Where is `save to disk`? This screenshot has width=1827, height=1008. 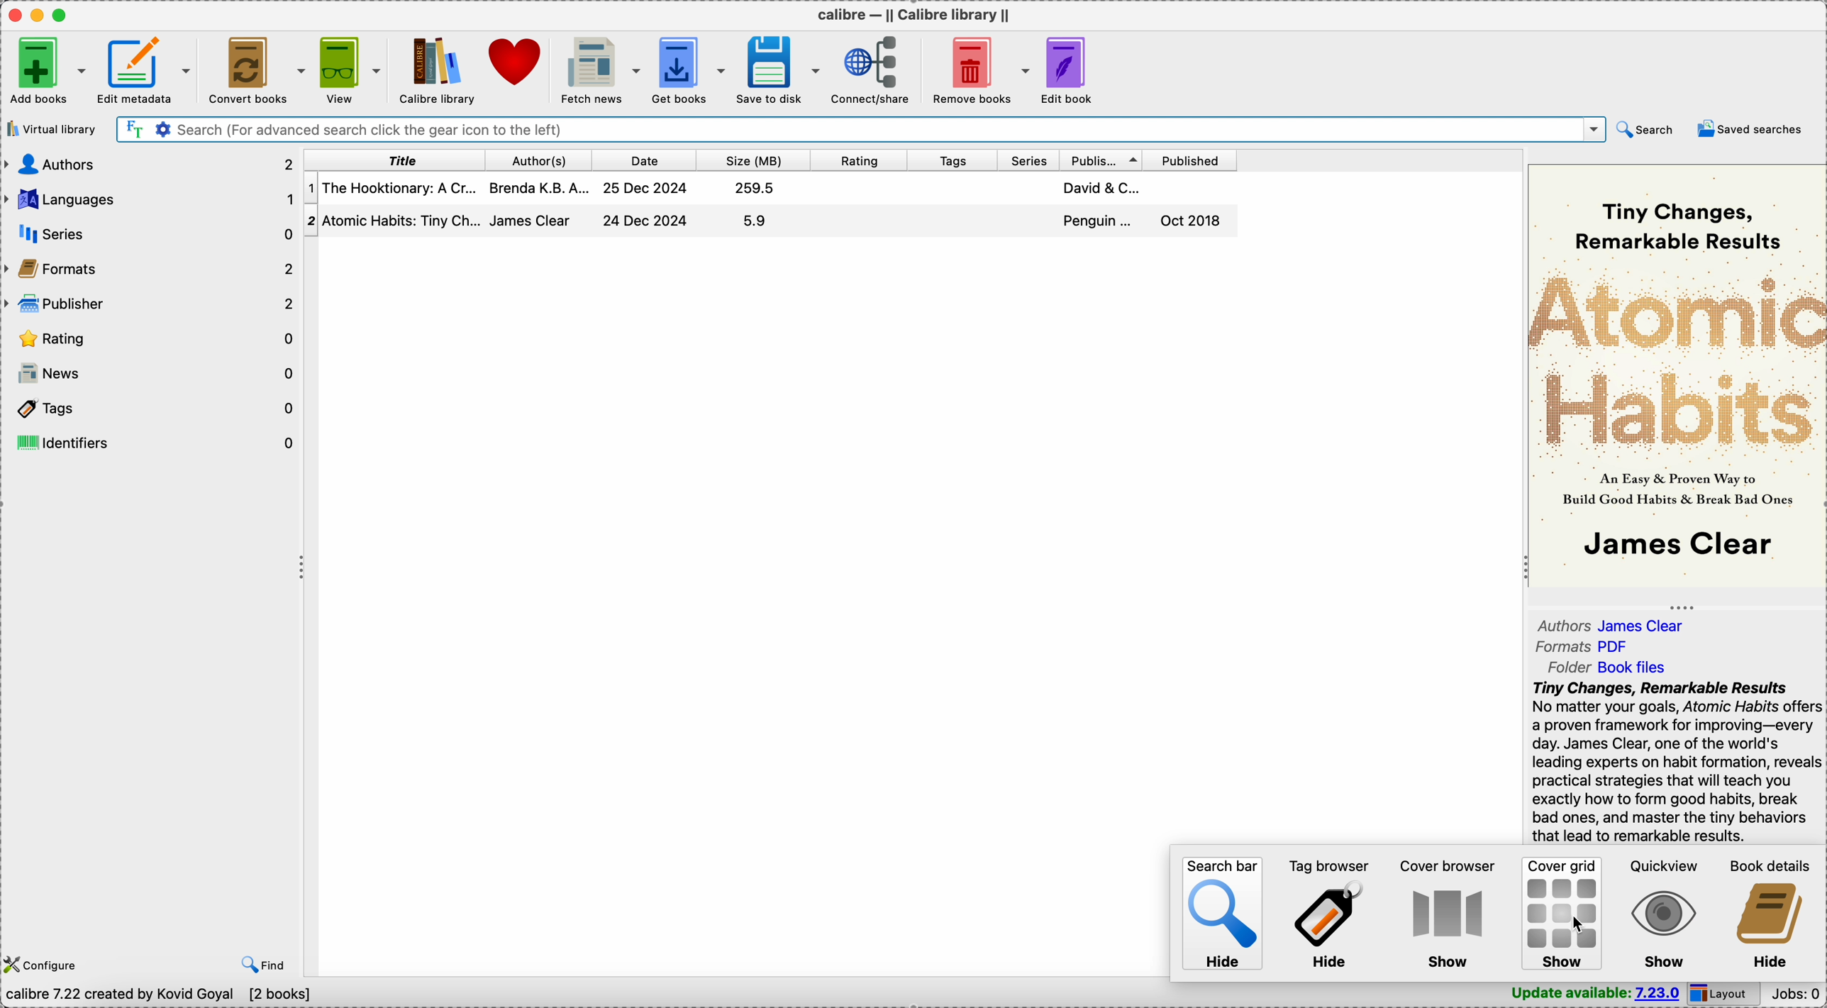 save to disk is located at coordinates (780, 69).